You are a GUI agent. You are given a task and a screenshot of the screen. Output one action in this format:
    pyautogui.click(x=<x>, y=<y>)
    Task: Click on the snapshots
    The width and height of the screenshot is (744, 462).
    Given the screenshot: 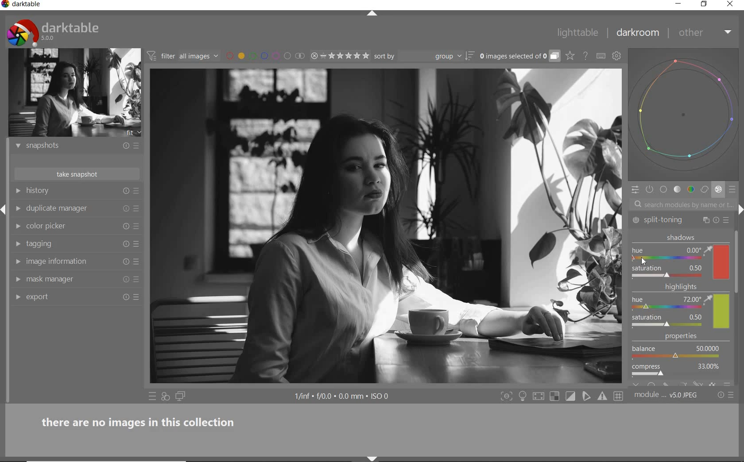 What is the action you would take?
    pyautogui.click(x=70, y=147)
    